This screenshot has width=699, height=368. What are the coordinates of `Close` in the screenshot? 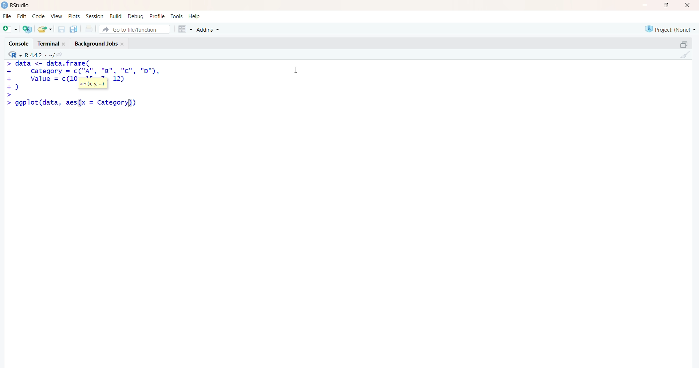 It's located at (686, 5).